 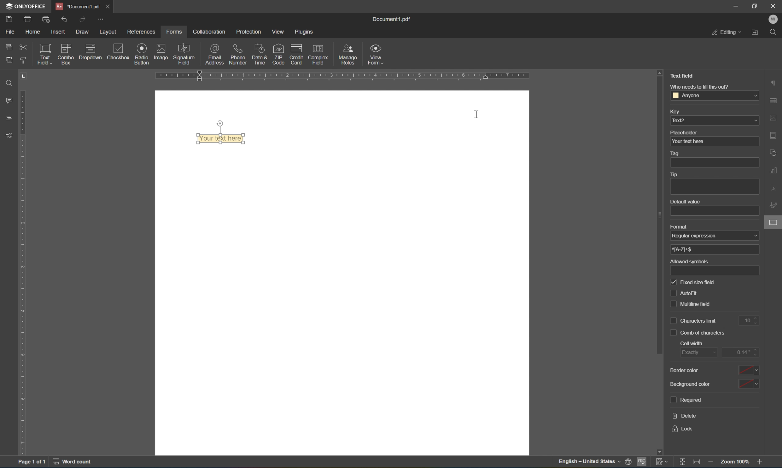 What do you see at coordinates (774, 32) in the screenshot?
I see `find` at bounding box center [774, 32].